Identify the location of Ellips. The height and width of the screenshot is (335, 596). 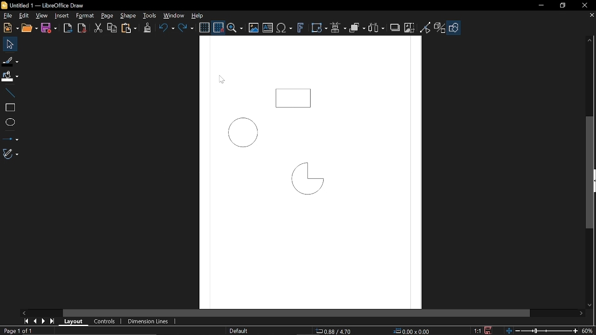
(9, 122).